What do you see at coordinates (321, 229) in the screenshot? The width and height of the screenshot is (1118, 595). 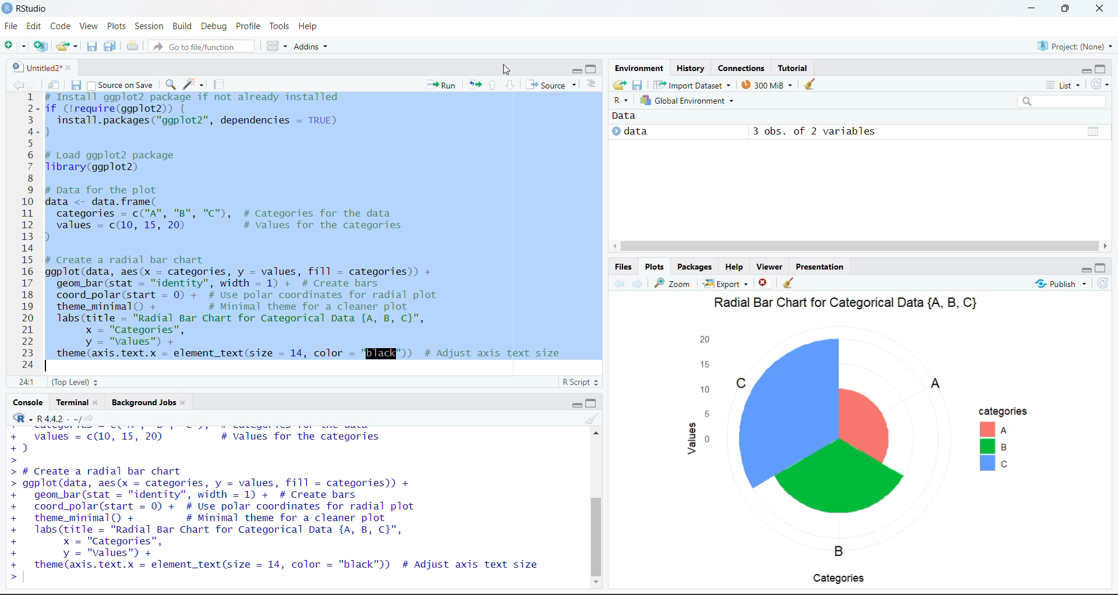 I see `install ggp to 2 package if not already installed if (lrequire(ggplot2)) {install.packages("ggplot2", dependencies = TRUE)}# Load ggplot2 packageTibrary(ggplot2)# Data for the plot Idata <- data.frame(categories = c("A", "B", "C"), # Categories for the datavalues = c(10, 15, 20) # values for the categories)# Create a radial bar chartggplot(data, aes(x = categories, y = values, fill = categories)) +geom_bar(stat = "identity", width = 1) + # Create barscoord_polar(start = 0) + # Use polar coordinates for radial plottheme_minimal() + # Minimal theme for a cleaner plotlabs(title = "Radial Bar Chart for Categorical Data {A, B, C}",x = "Categories",y = "values" +~ theme(axis.text.x = element_text(size = 14, color = 'BIENER)) 4 Adjust axis text size` at bounding box center [321, 229].